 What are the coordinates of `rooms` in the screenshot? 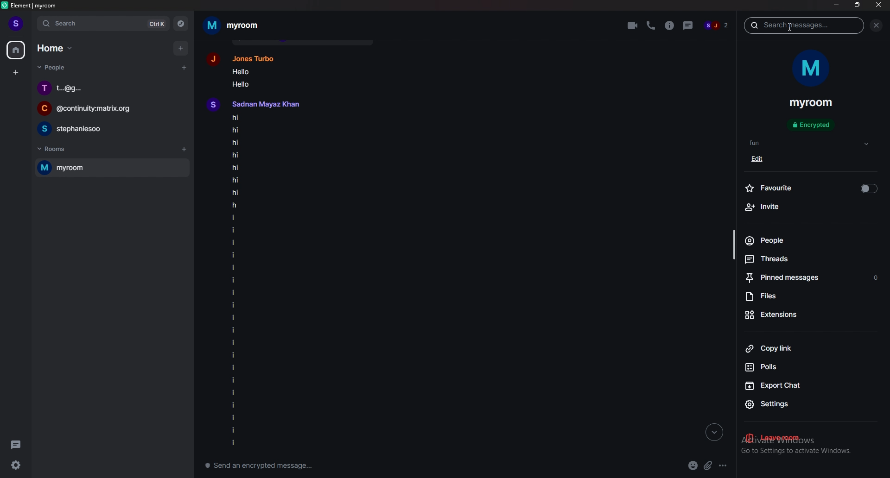 It's located at (57, 150).